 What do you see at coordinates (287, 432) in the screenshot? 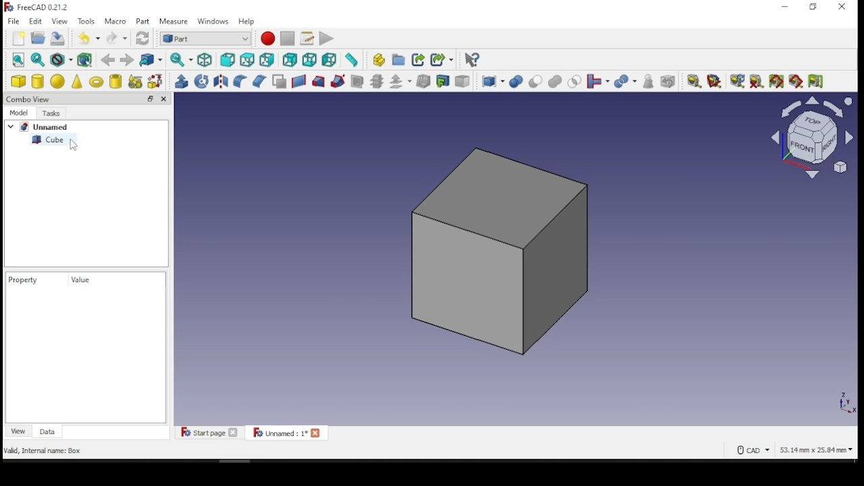
I see `unnamed: 1` at bounding box center [287, 432].